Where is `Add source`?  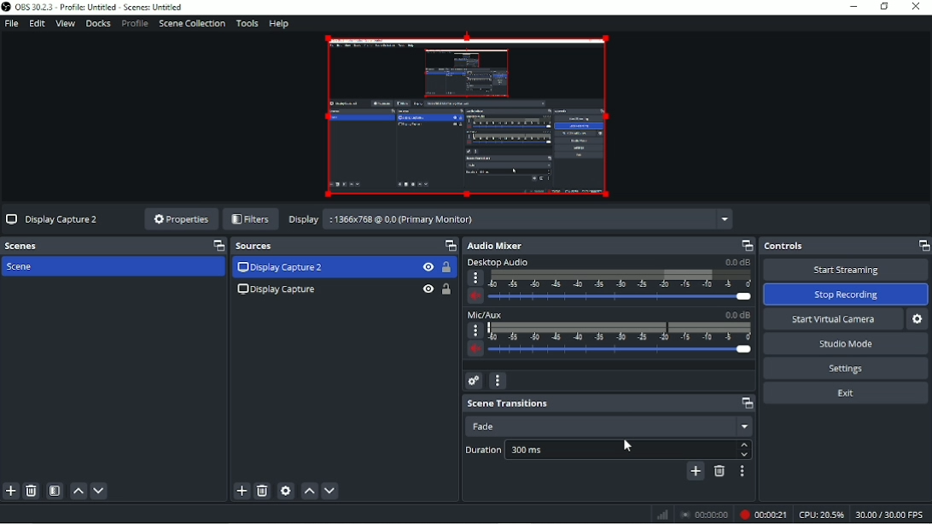
Add source is located at coordinates (242, 492).